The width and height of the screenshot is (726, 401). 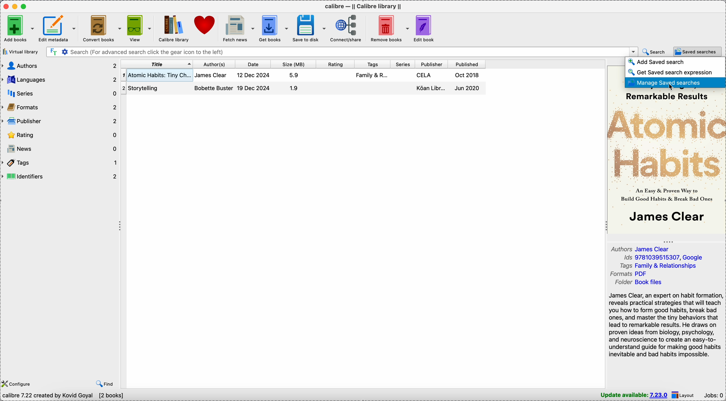 What do you see at coordinates (19, 28) in the screenshot?
I see `add books` at bounding box center [19, 28].